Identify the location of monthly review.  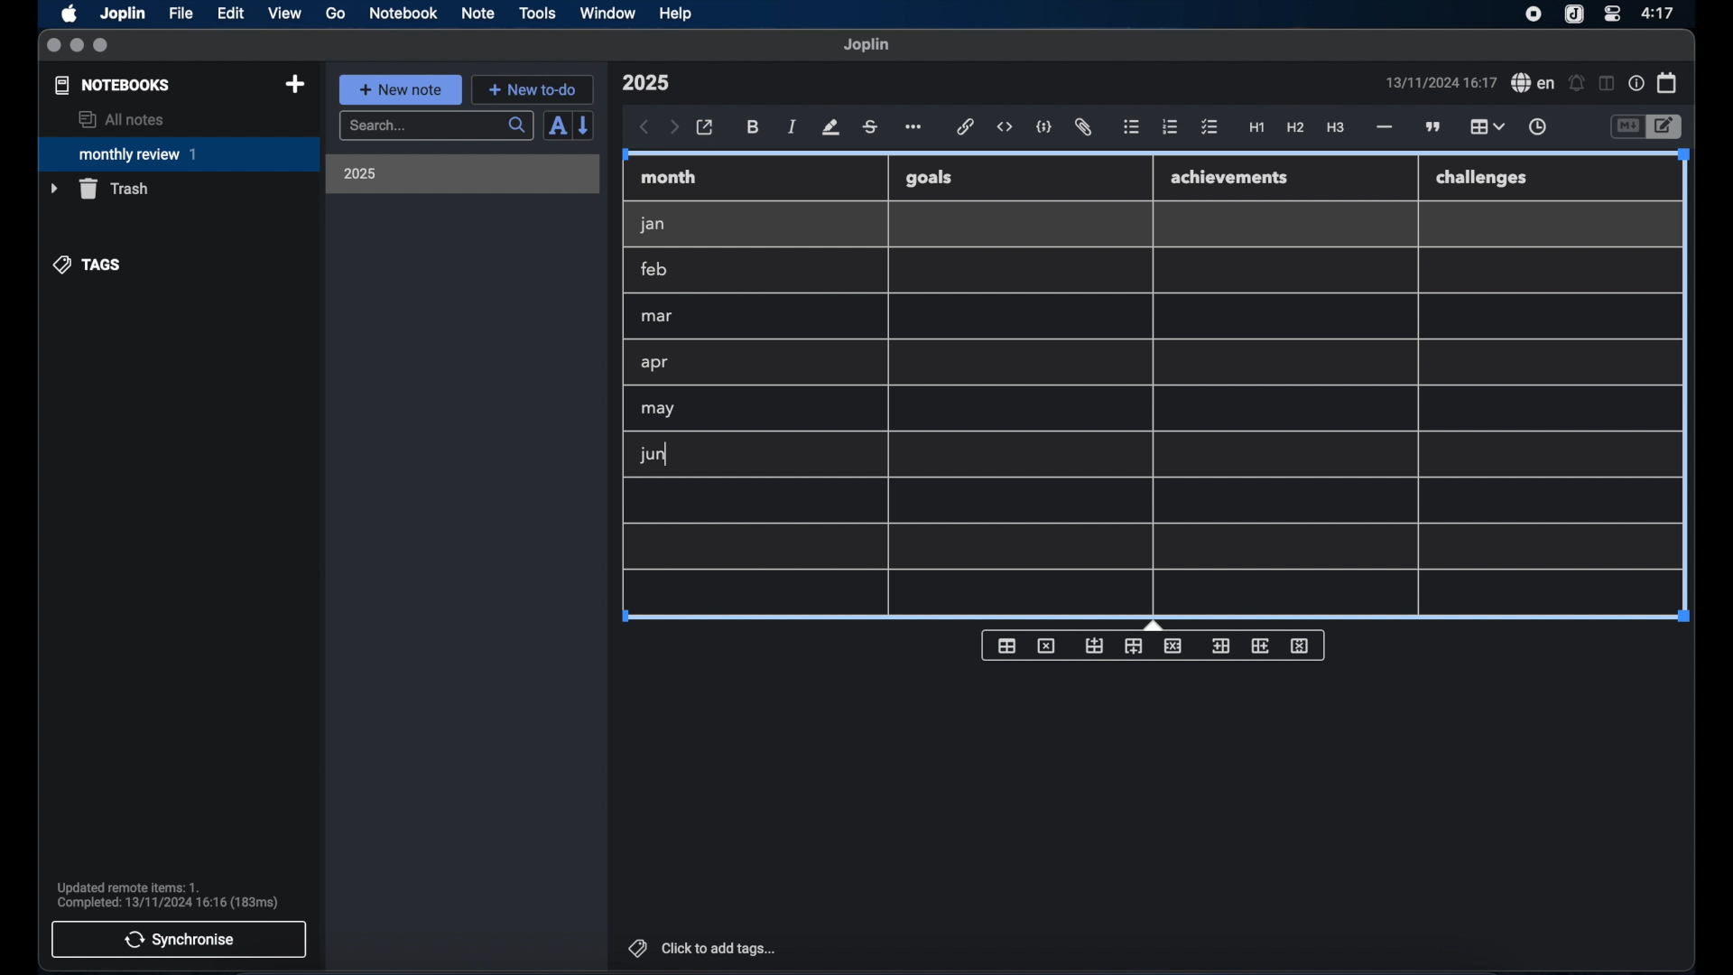
(179, 153).